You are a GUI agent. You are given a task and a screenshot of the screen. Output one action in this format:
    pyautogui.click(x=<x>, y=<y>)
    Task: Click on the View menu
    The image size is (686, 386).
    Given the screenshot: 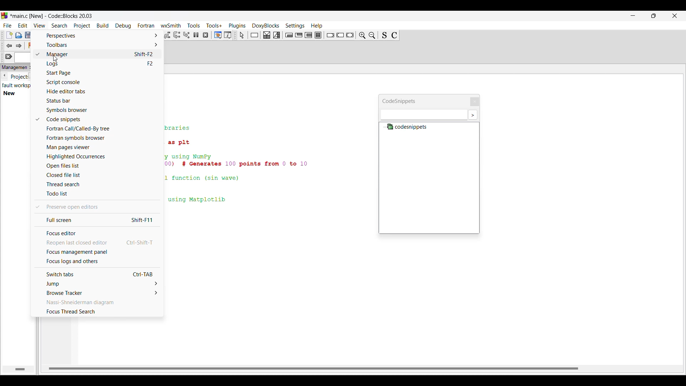 What is the action you would take?
    pyautogui.click(x=39, y=26)
    